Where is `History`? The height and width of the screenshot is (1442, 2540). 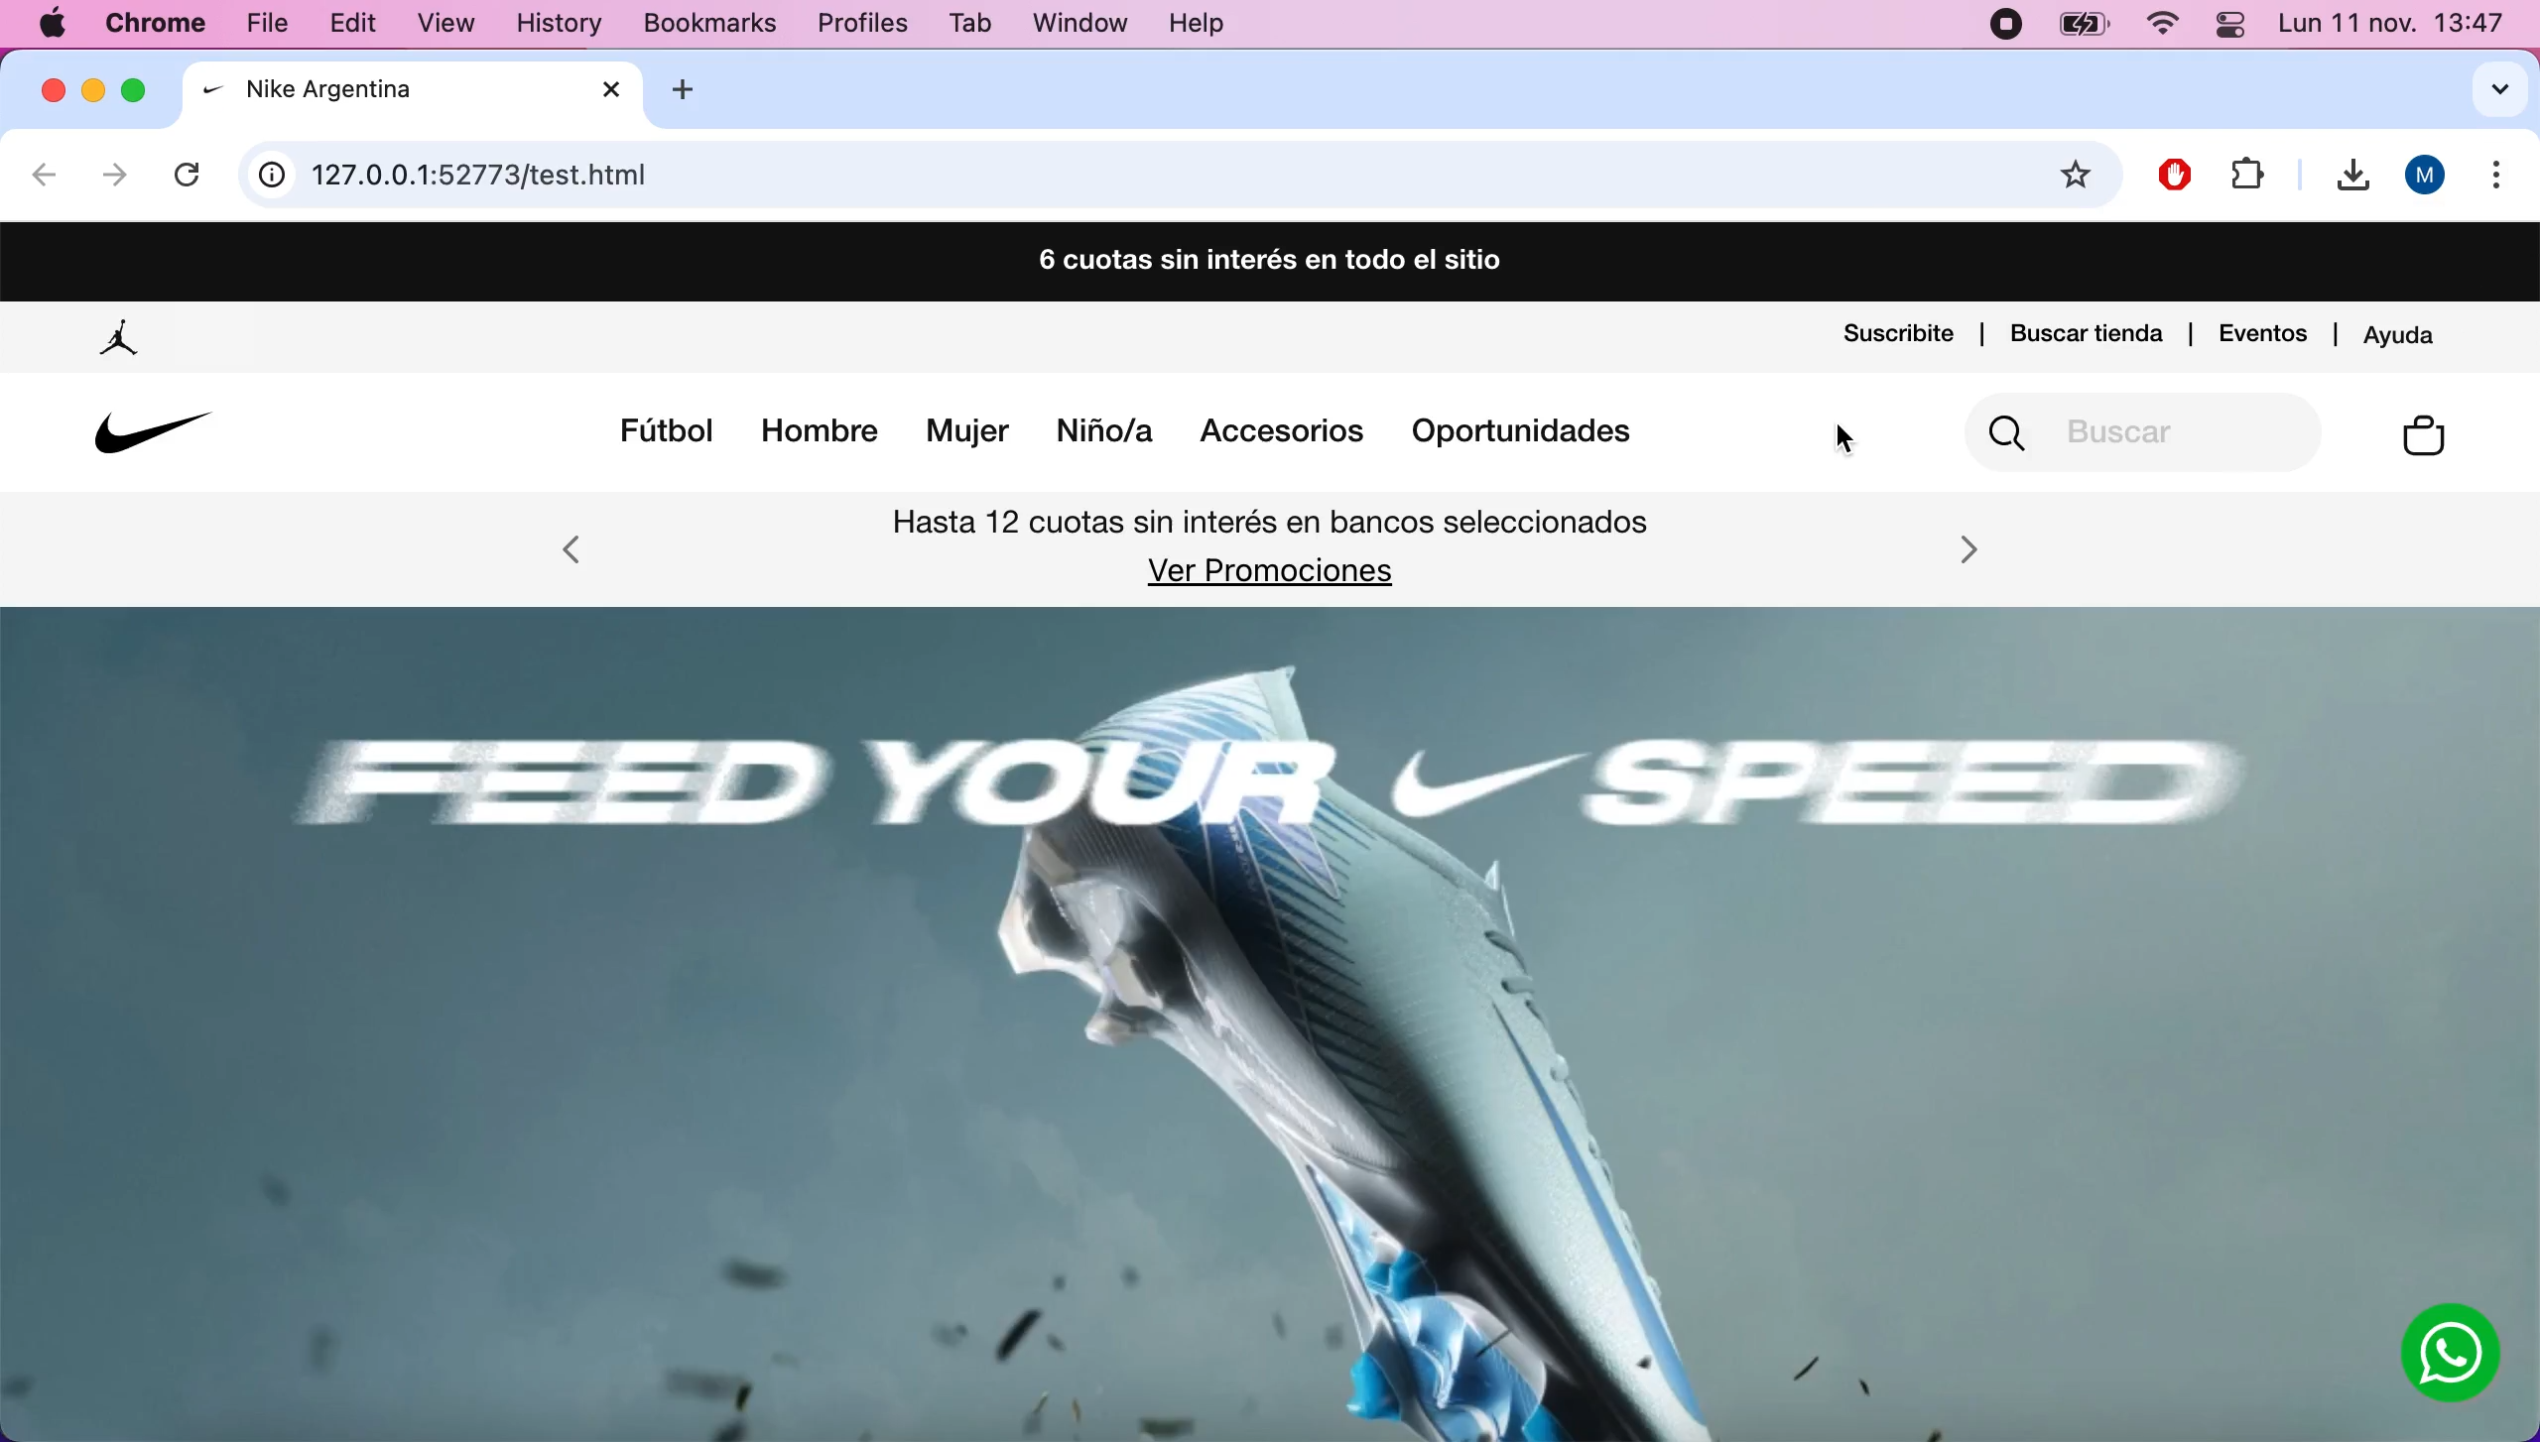
History is located at coordinates (559, 27).